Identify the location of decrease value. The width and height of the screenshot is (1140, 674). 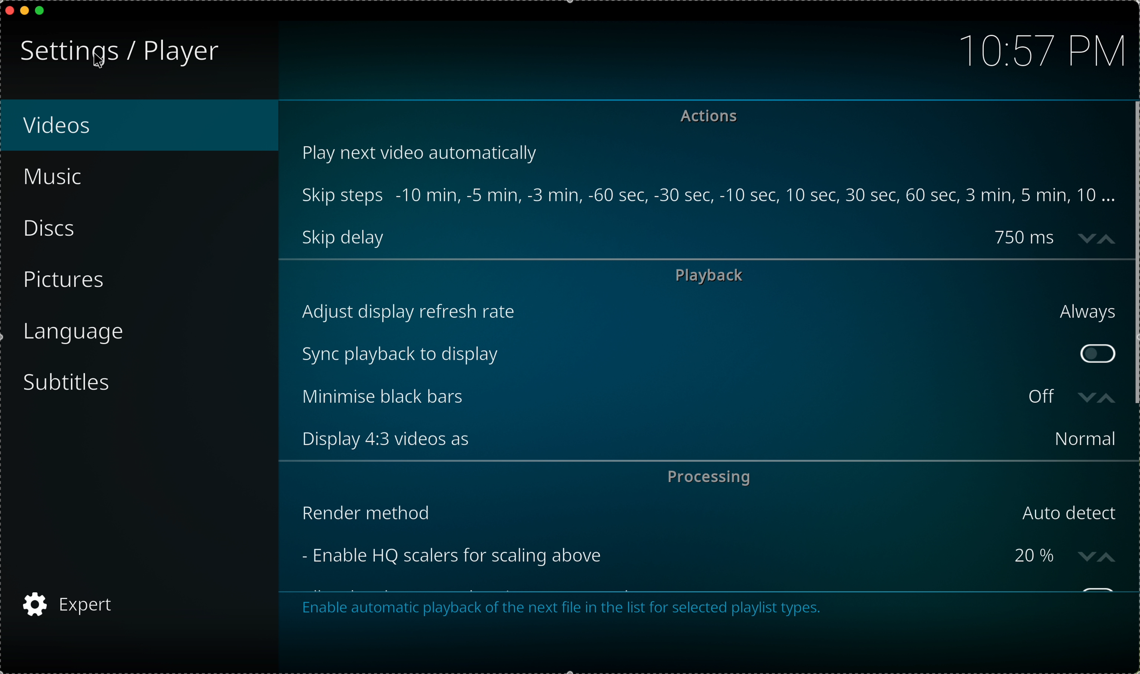
(1083, 236).